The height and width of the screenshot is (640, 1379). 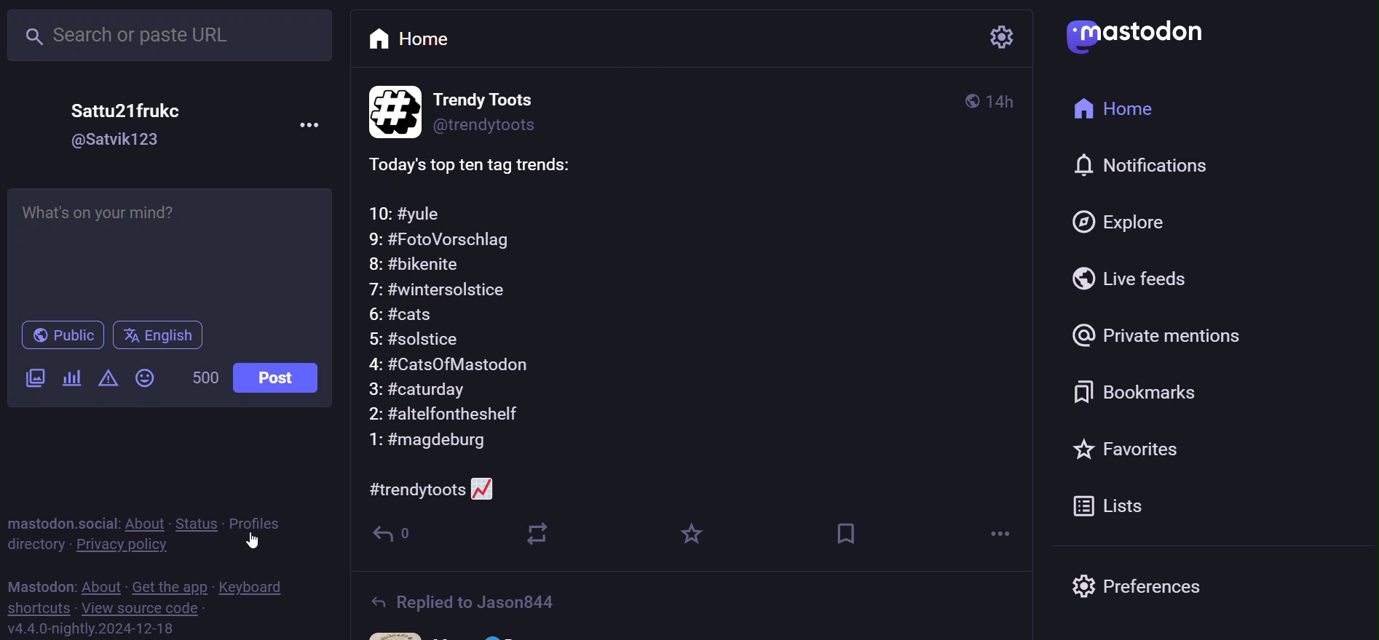 What do you see at coordinates (36, 545) in the screenshot?
I see `directory` at bounding box center [36, 545].